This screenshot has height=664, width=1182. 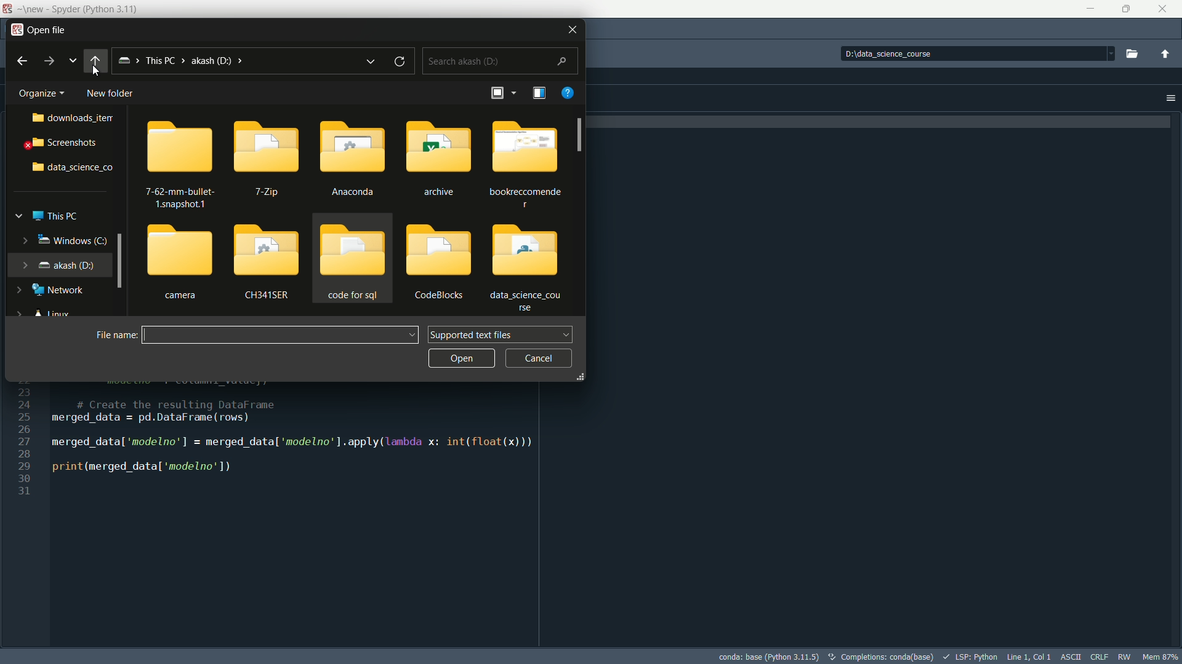 What do you see at coordinates (1072, 655) in the screenshot?
I see `file encoding` at bounding box center [1072, 655].